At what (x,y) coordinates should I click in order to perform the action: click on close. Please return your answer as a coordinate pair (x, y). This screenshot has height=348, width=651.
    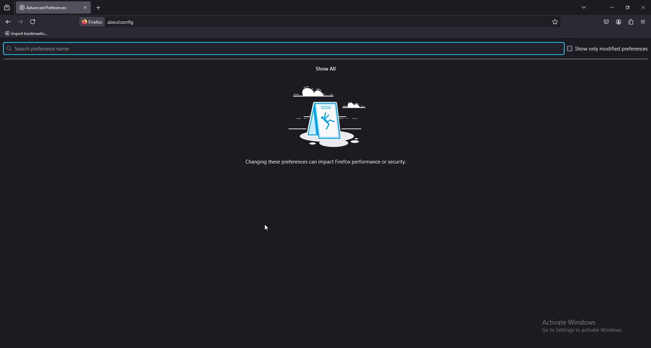
    Looking at the image, I should click on (643, 8).